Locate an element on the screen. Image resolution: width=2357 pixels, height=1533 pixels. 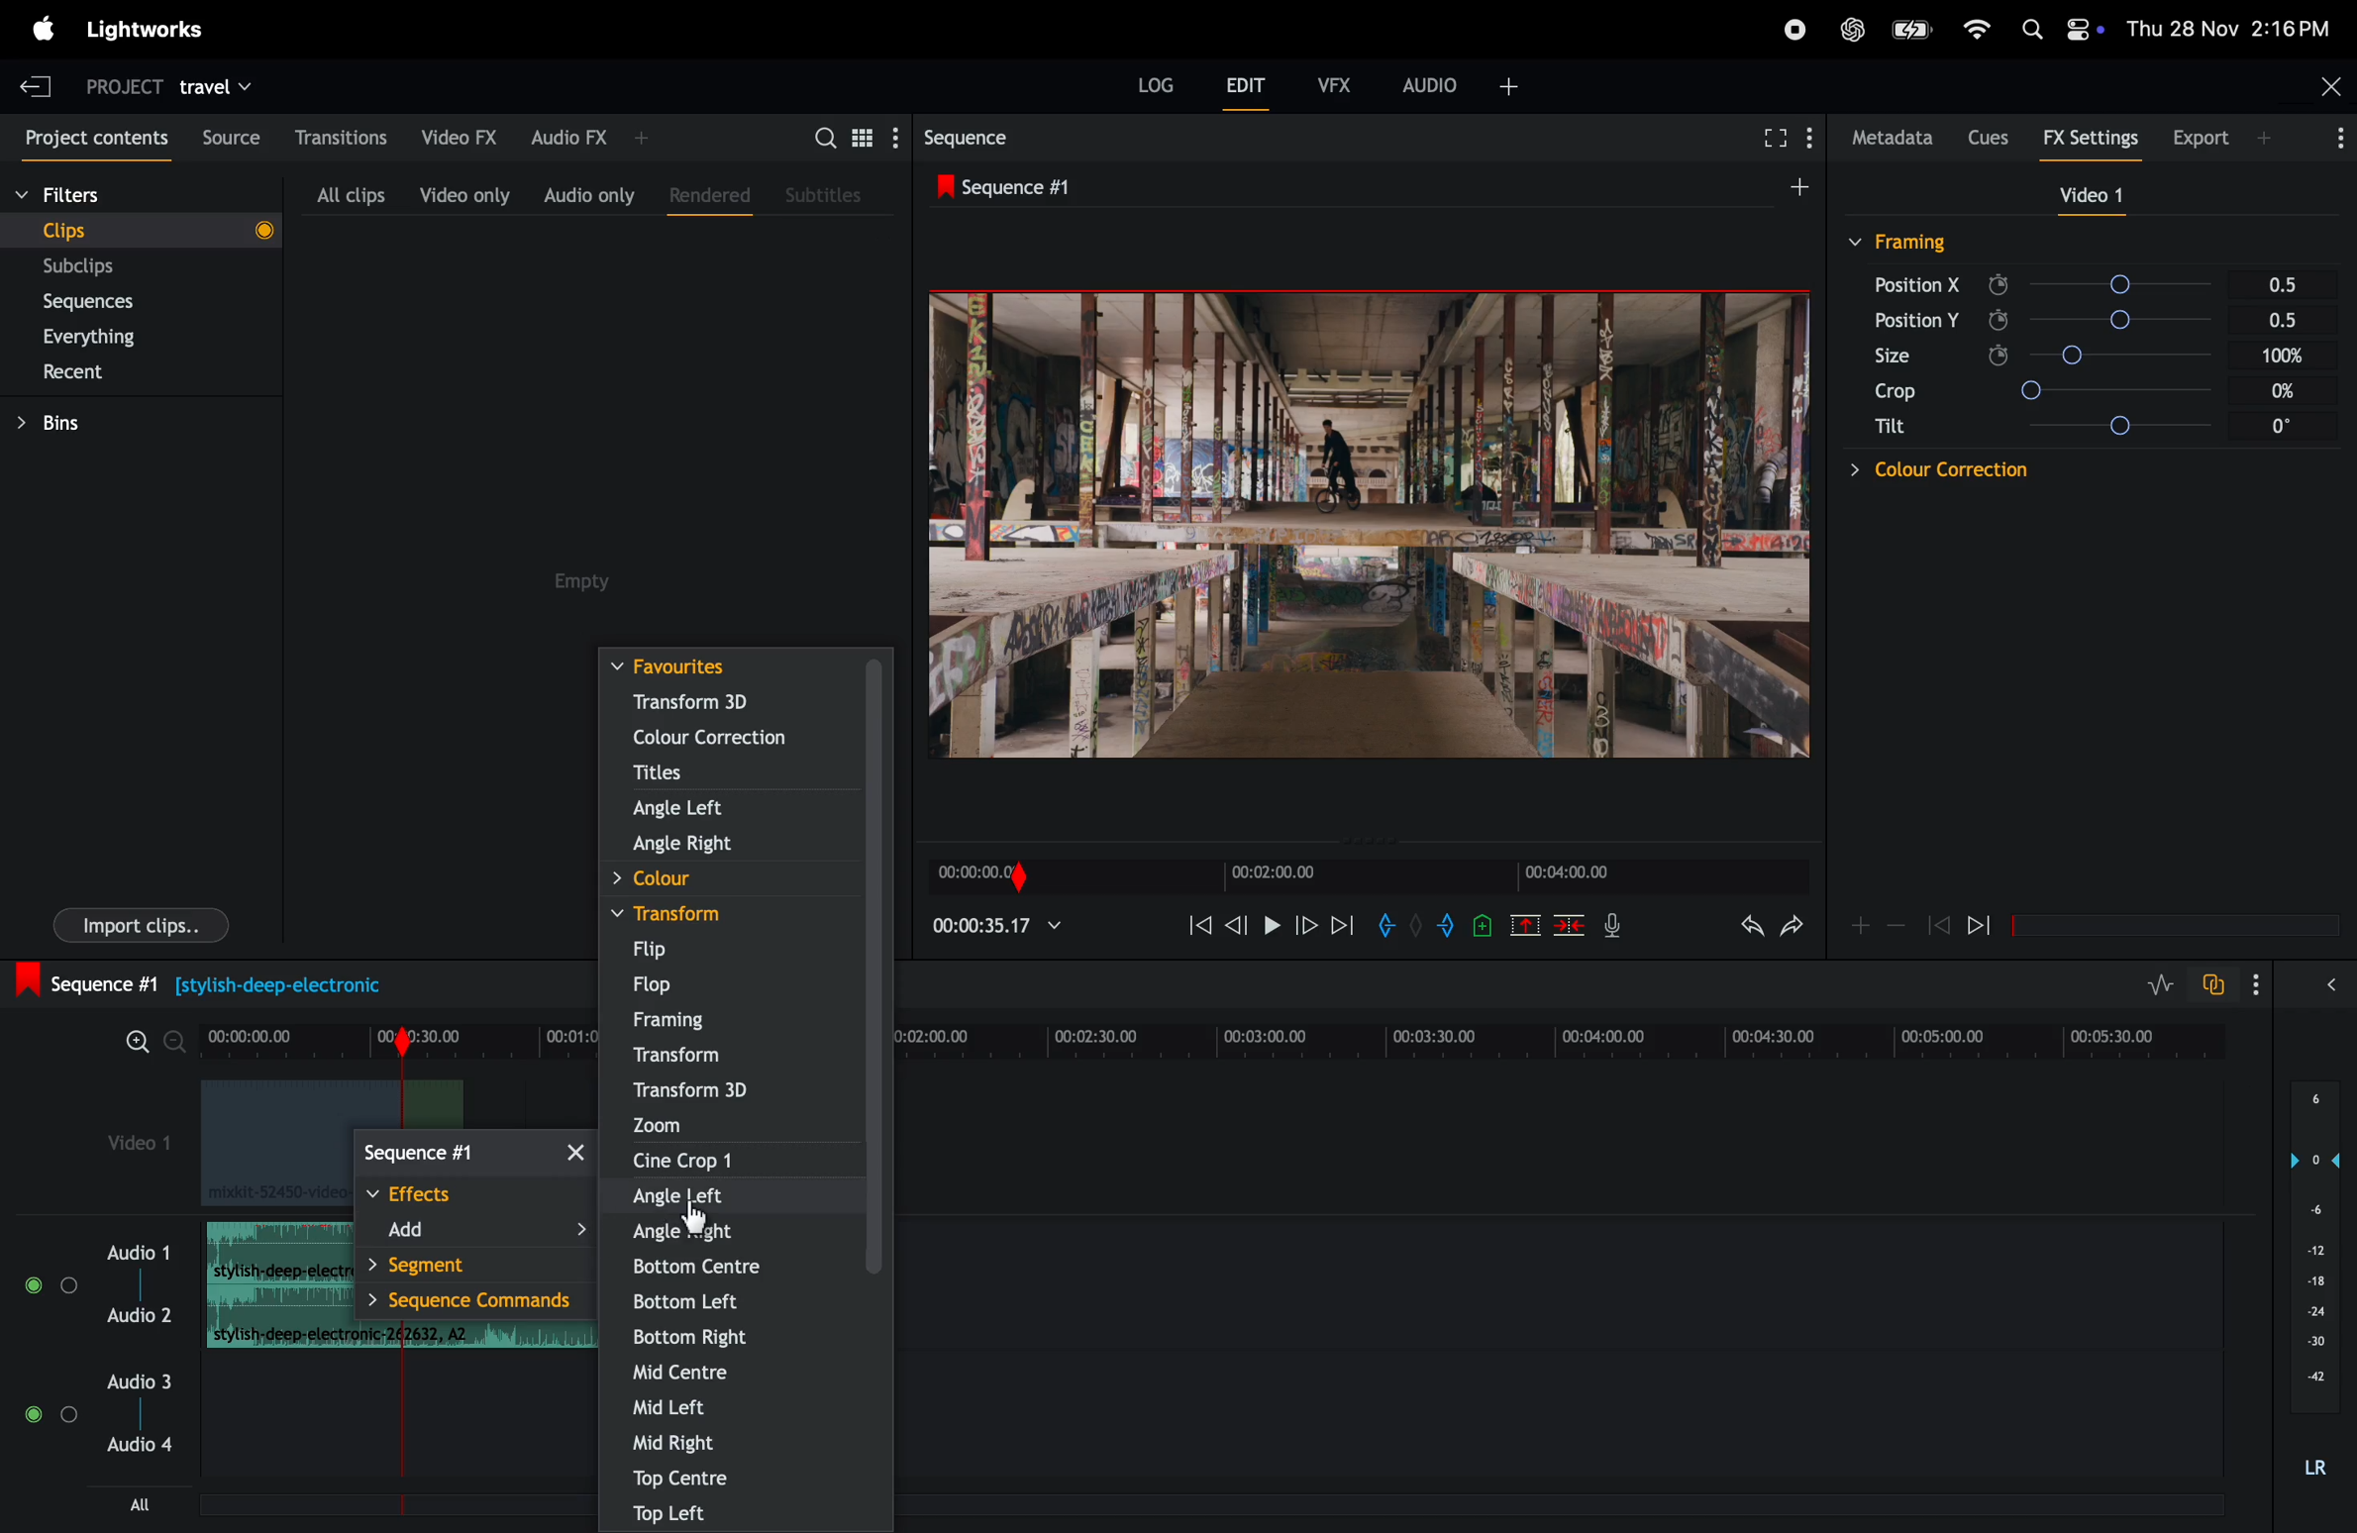
audio 3 and 4 is located at coordinates (111, 1418).